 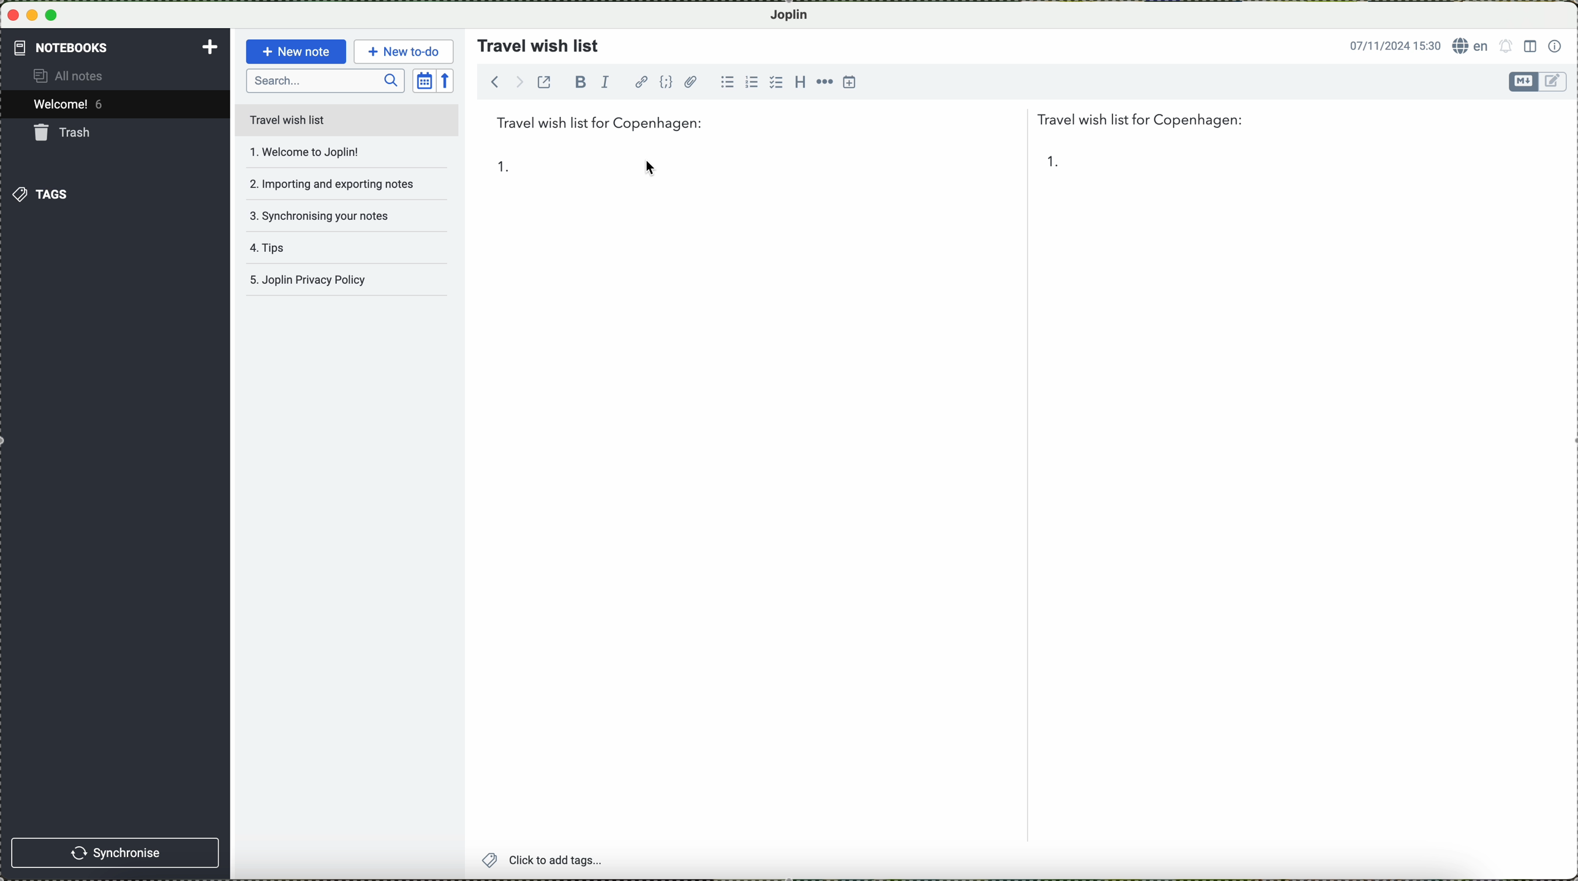 I want to click on bold, so click(x=581, y=81).